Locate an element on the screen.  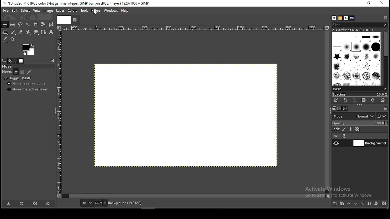
zoom status is located at coordinates (101, 203).